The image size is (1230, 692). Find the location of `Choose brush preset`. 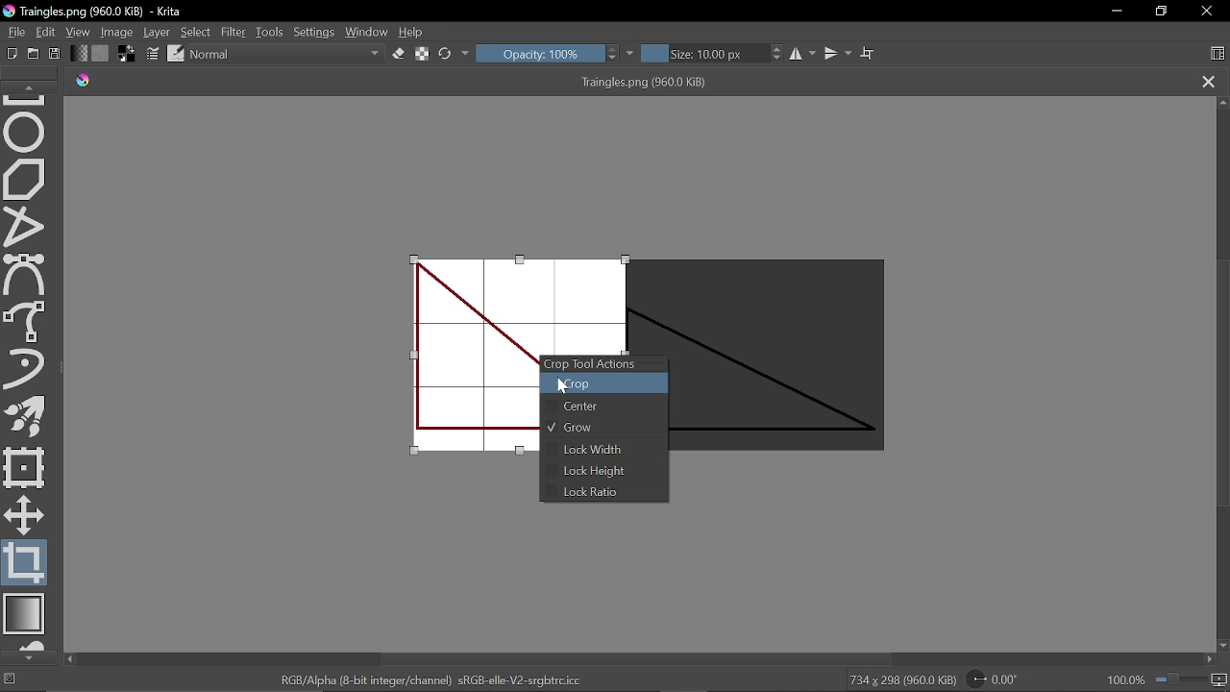

Choose brush preset is located at coordinates (175, 54).